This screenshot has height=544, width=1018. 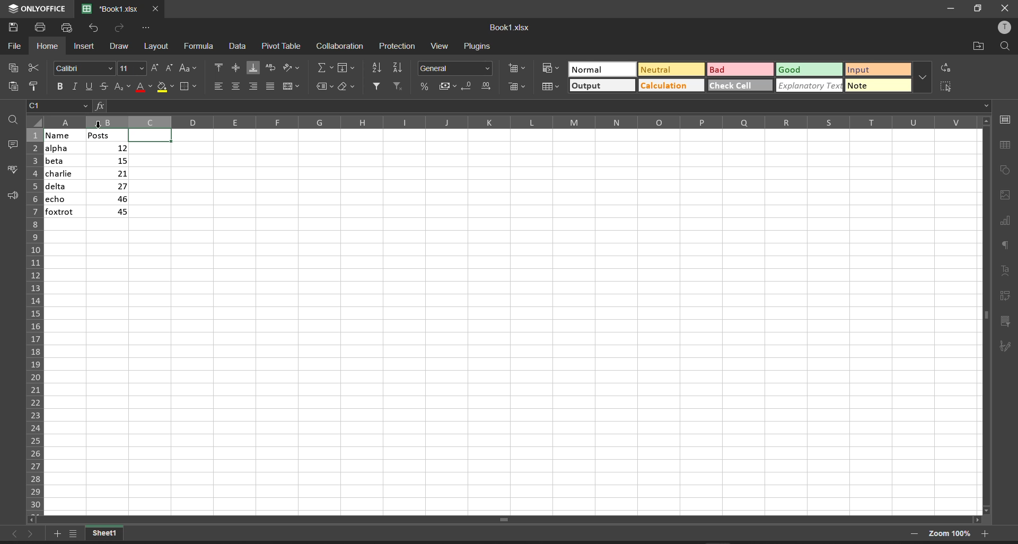 What do you see at coordinates (12, 169) in the screenshot?
I see `spell checking` at bounding box center [12, 169].